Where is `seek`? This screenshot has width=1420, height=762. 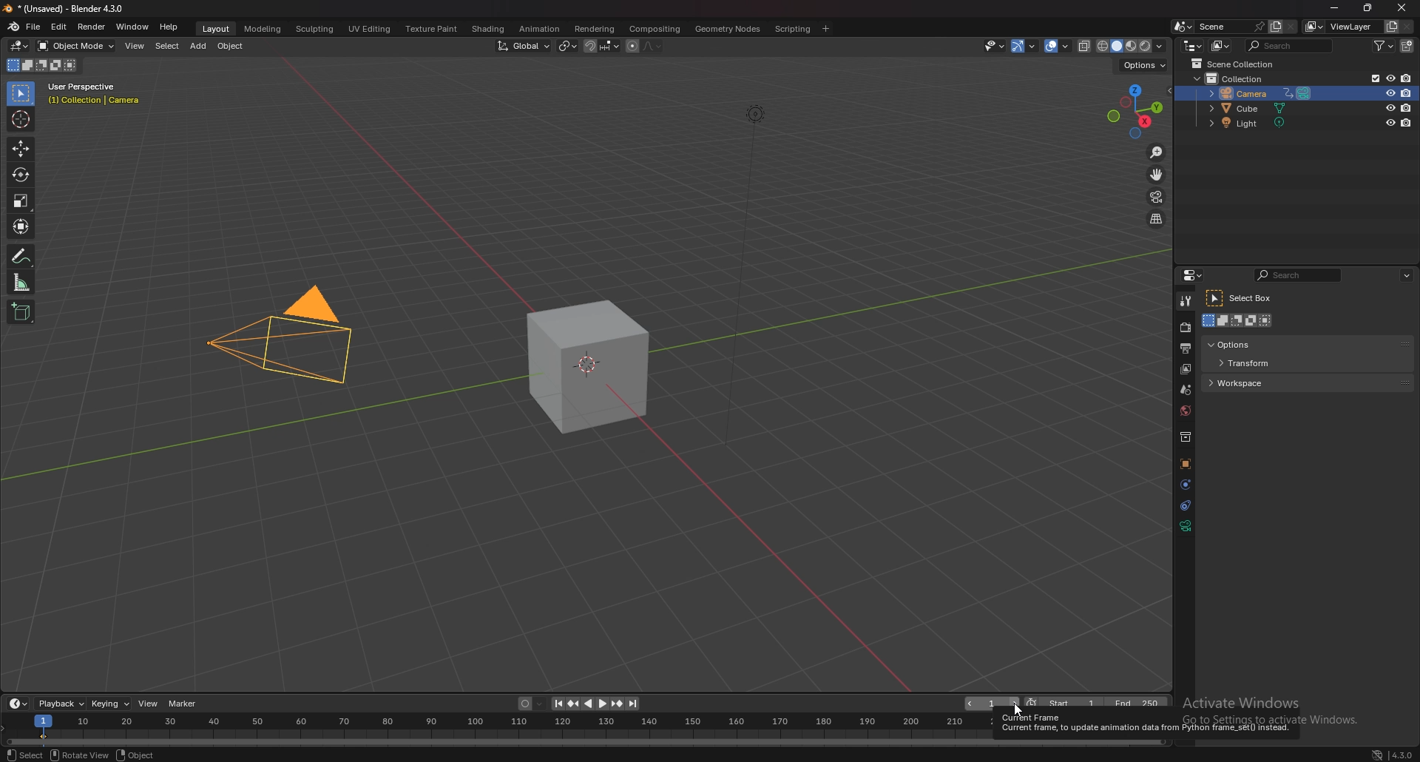 seek is located at coordinates (501, 730).